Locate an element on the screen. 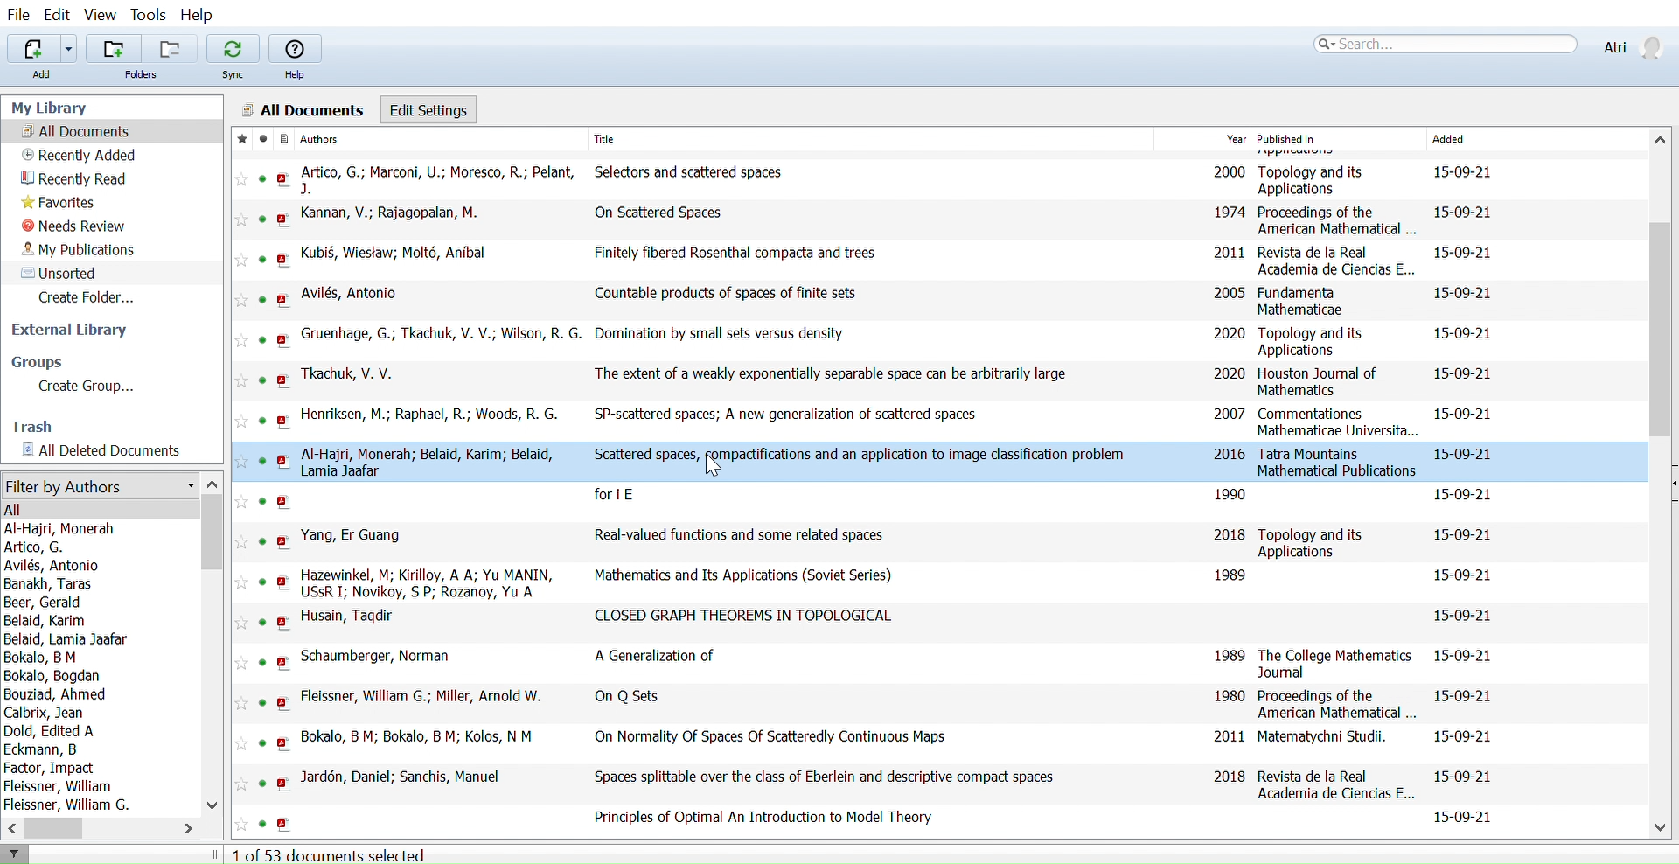  fori E is located at coordinates (616, 494).